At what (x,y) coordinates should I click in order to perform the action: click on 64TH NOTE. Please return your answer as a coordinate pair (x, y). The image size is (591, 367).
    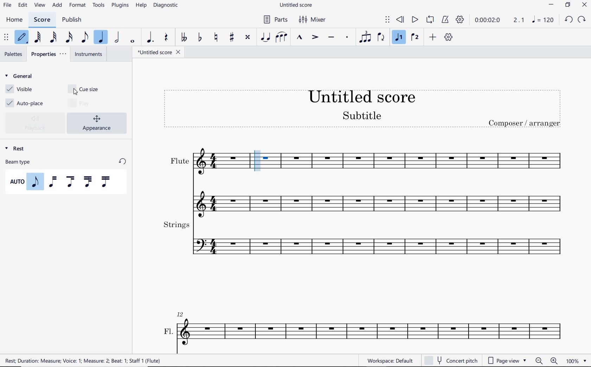
    Looking at the image, I should click on (38, 37).